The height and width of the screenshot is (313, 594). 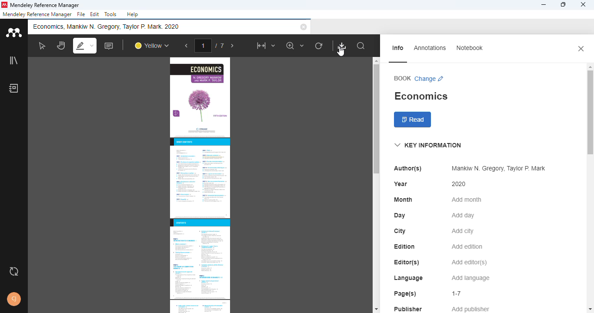 I want to click on notebook, so click(x=13, y=88).